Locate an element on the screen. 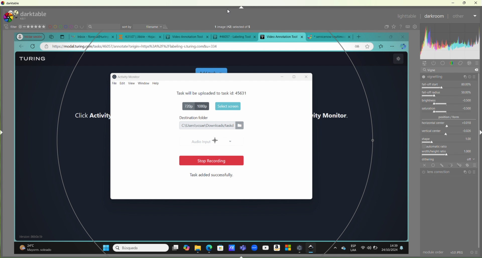 This screenshot has height=258, width=482. open tabs is located at coordinates (91, 36).